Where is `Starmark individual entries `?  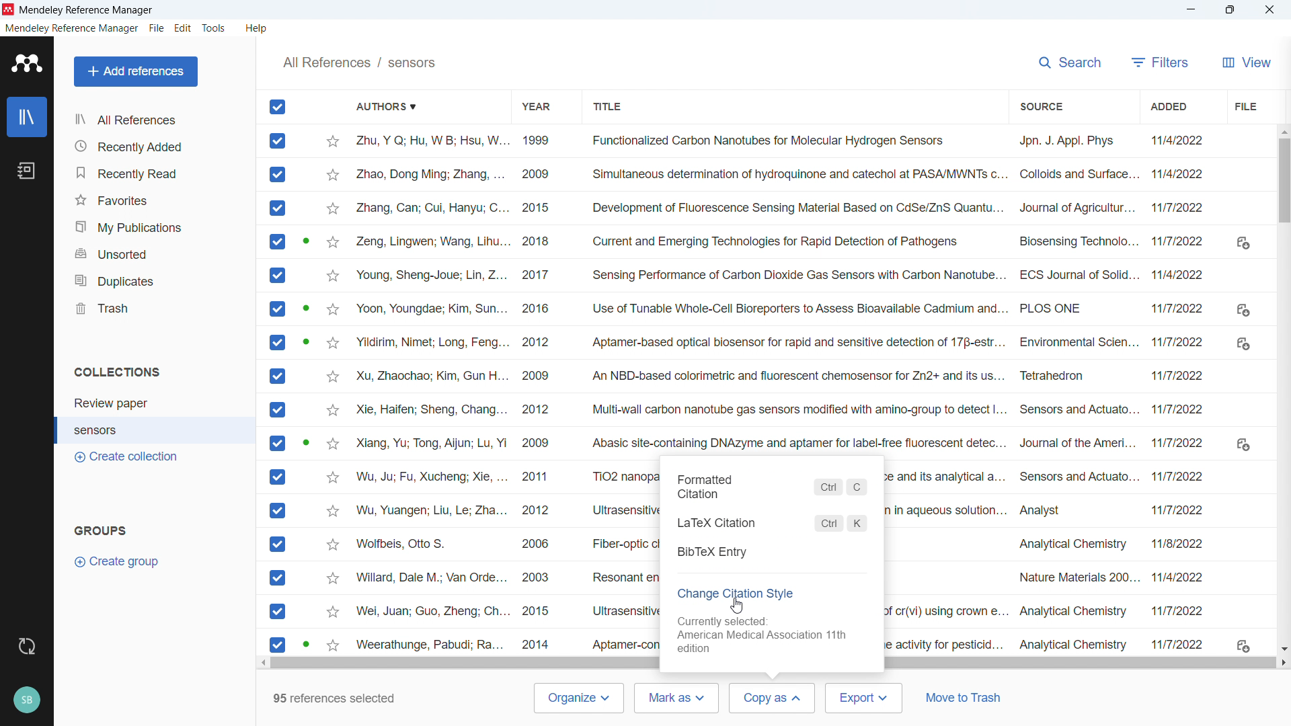
Starmark individual entries  is located at coordinates (332, 393).